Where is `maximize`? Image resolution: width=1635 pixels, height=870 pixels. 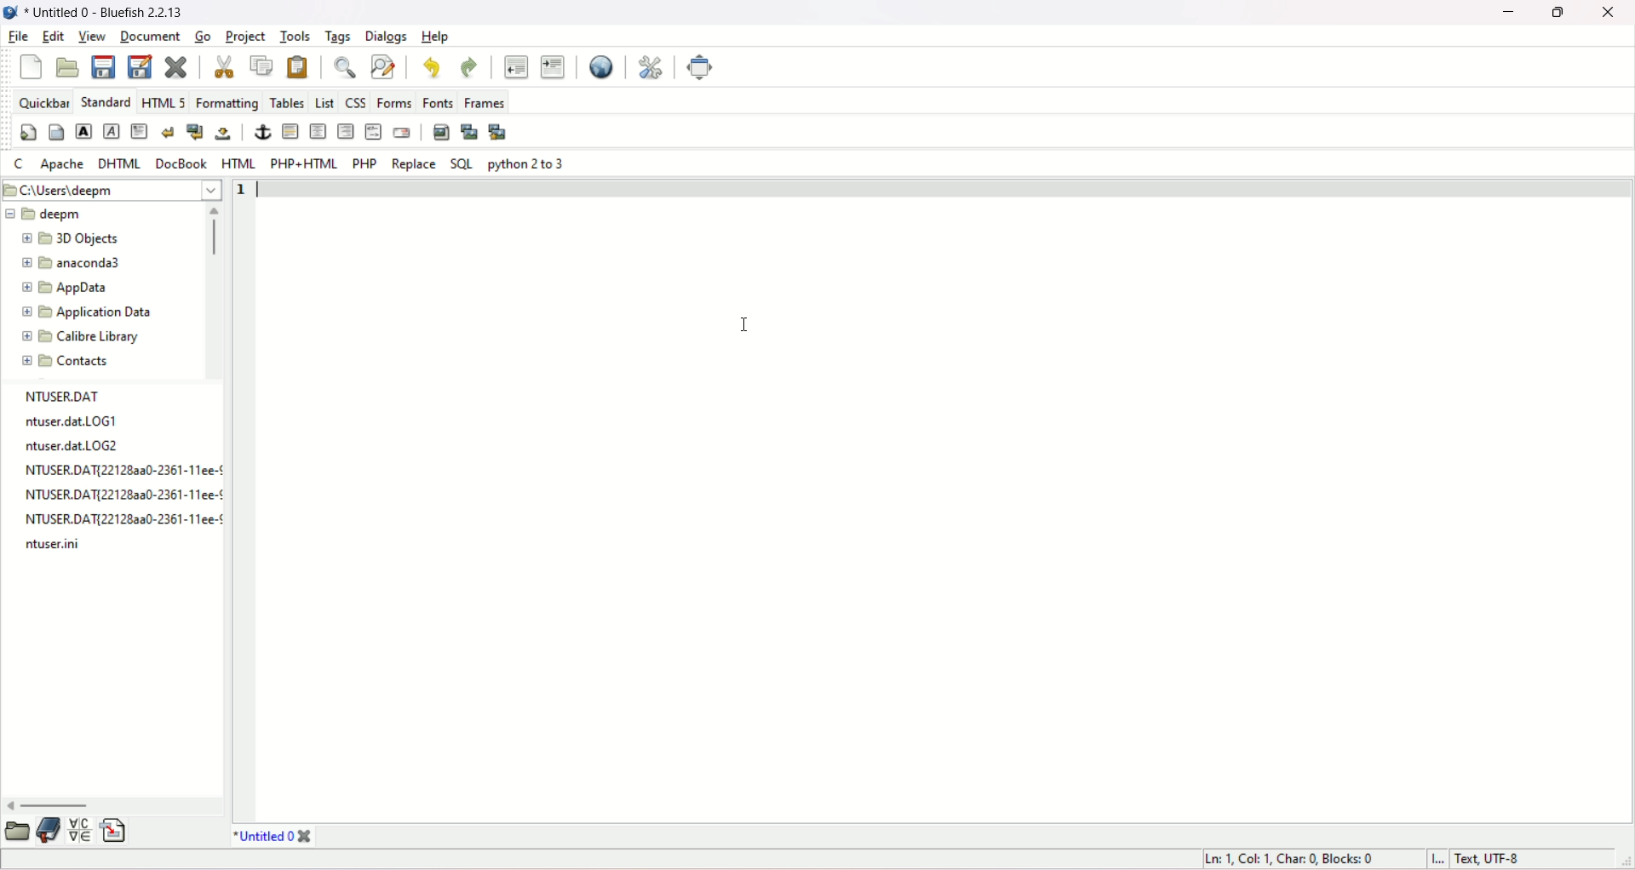 maximize is located at coordinates (1561, 13).